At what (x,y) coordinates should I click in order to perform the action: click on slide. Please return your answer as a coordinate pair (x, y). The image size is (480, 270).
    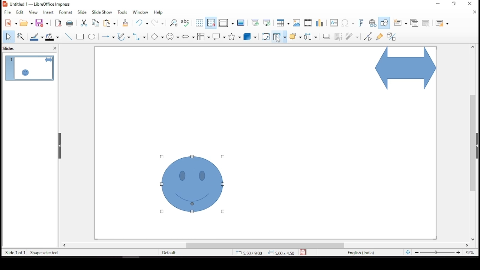
    Looking at the image, I should click on (82, 12).